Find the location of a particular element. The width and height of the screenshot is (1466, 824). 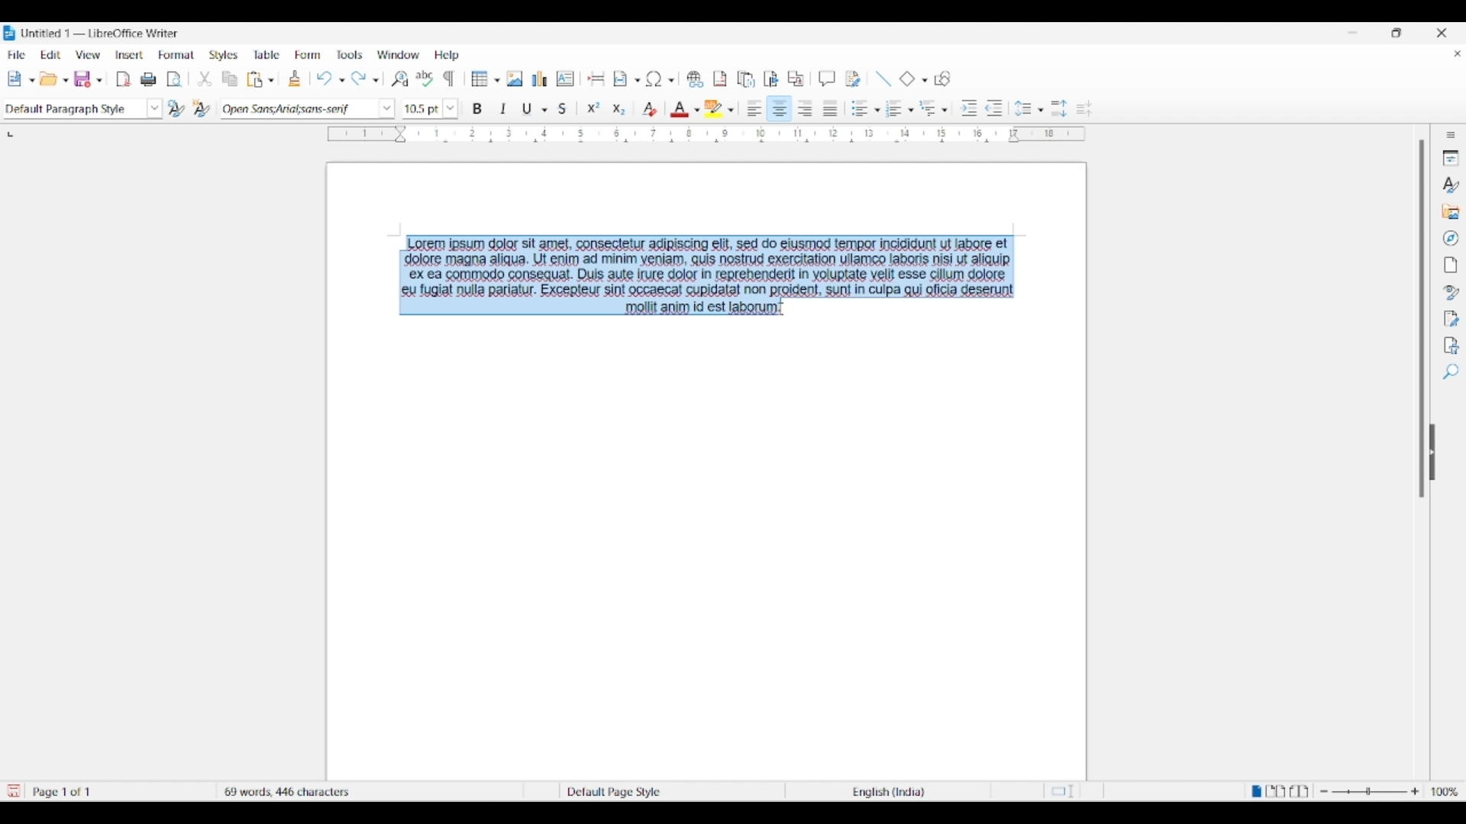

Insert field is located at coordinates (621, 79).